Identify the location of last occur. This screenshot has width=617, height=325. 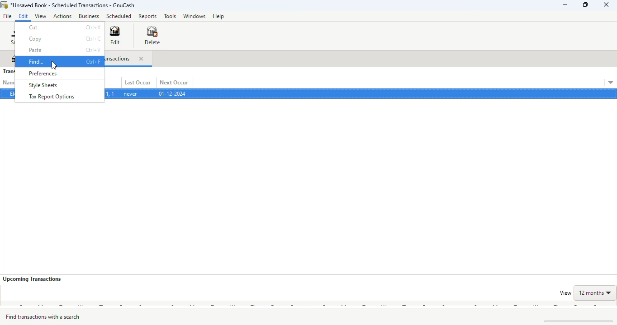
(137, 83).